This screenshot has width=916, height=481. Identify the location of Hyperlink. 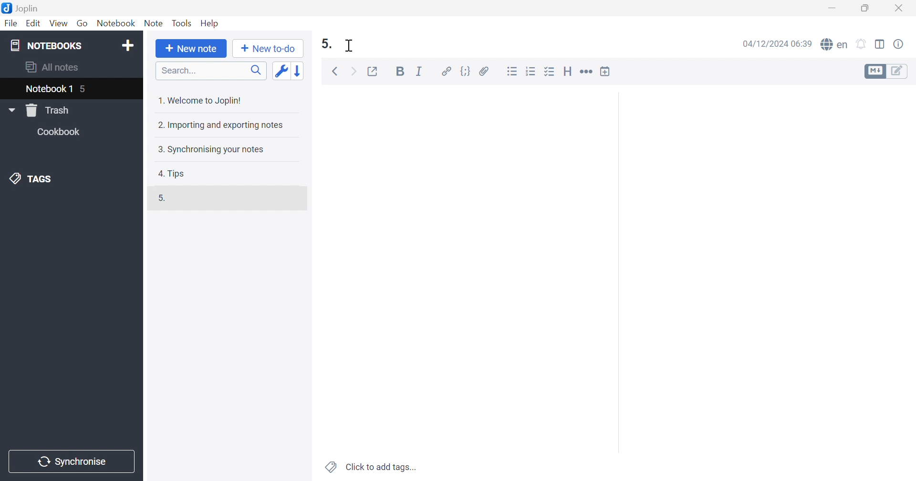
(446, 71).